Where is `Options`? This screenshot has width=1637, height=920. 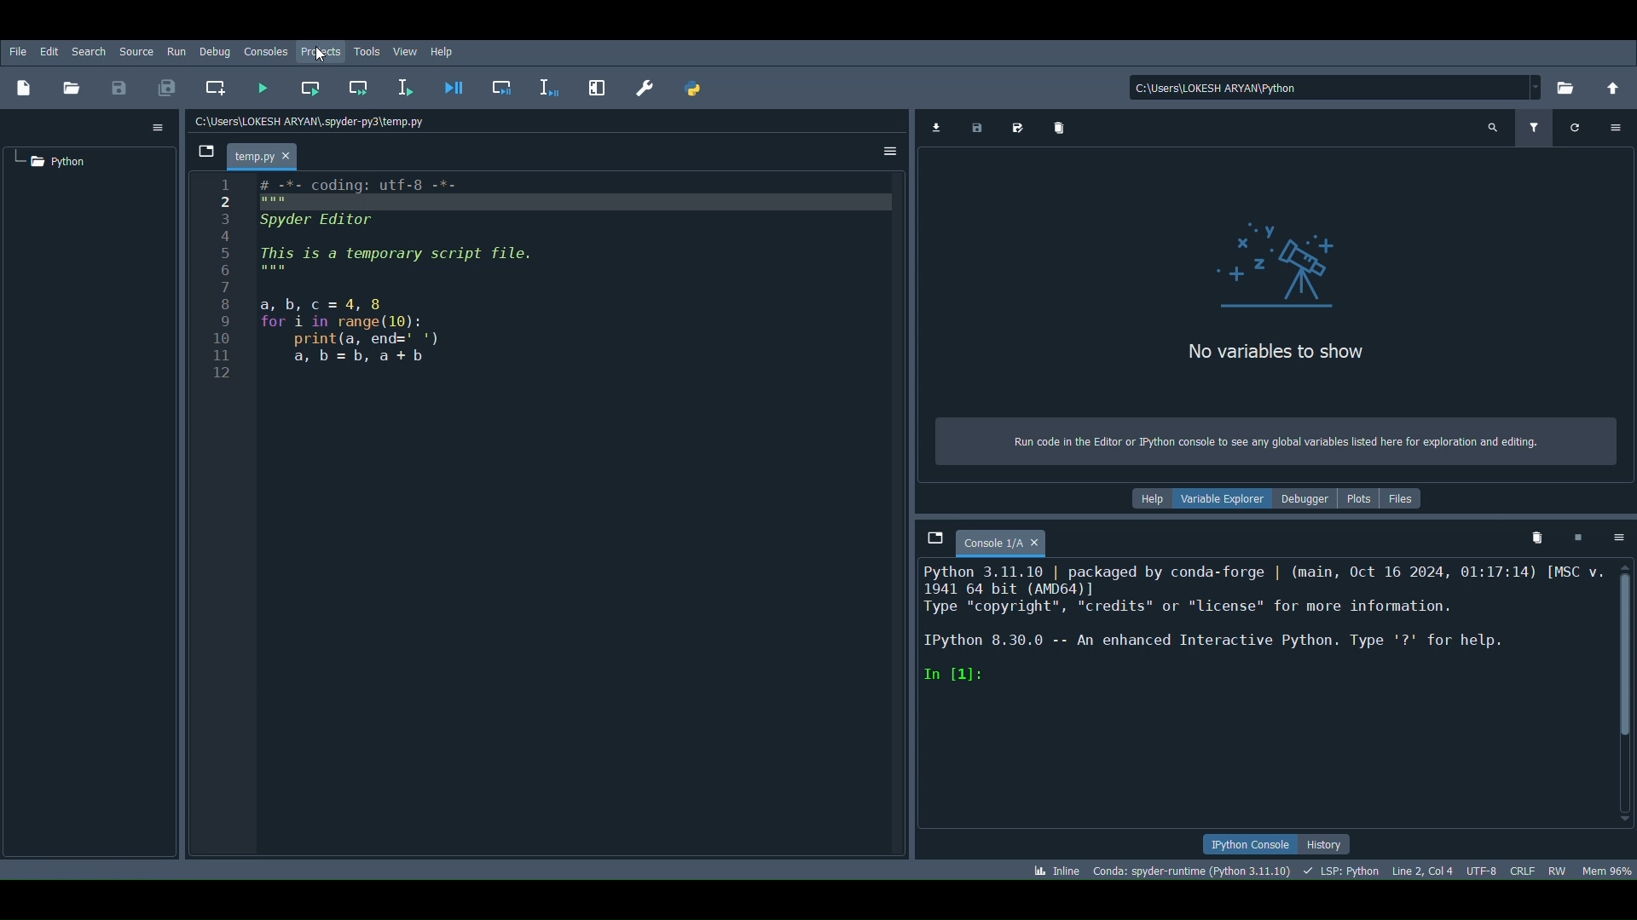
Options is located at coordinates (159, 126).